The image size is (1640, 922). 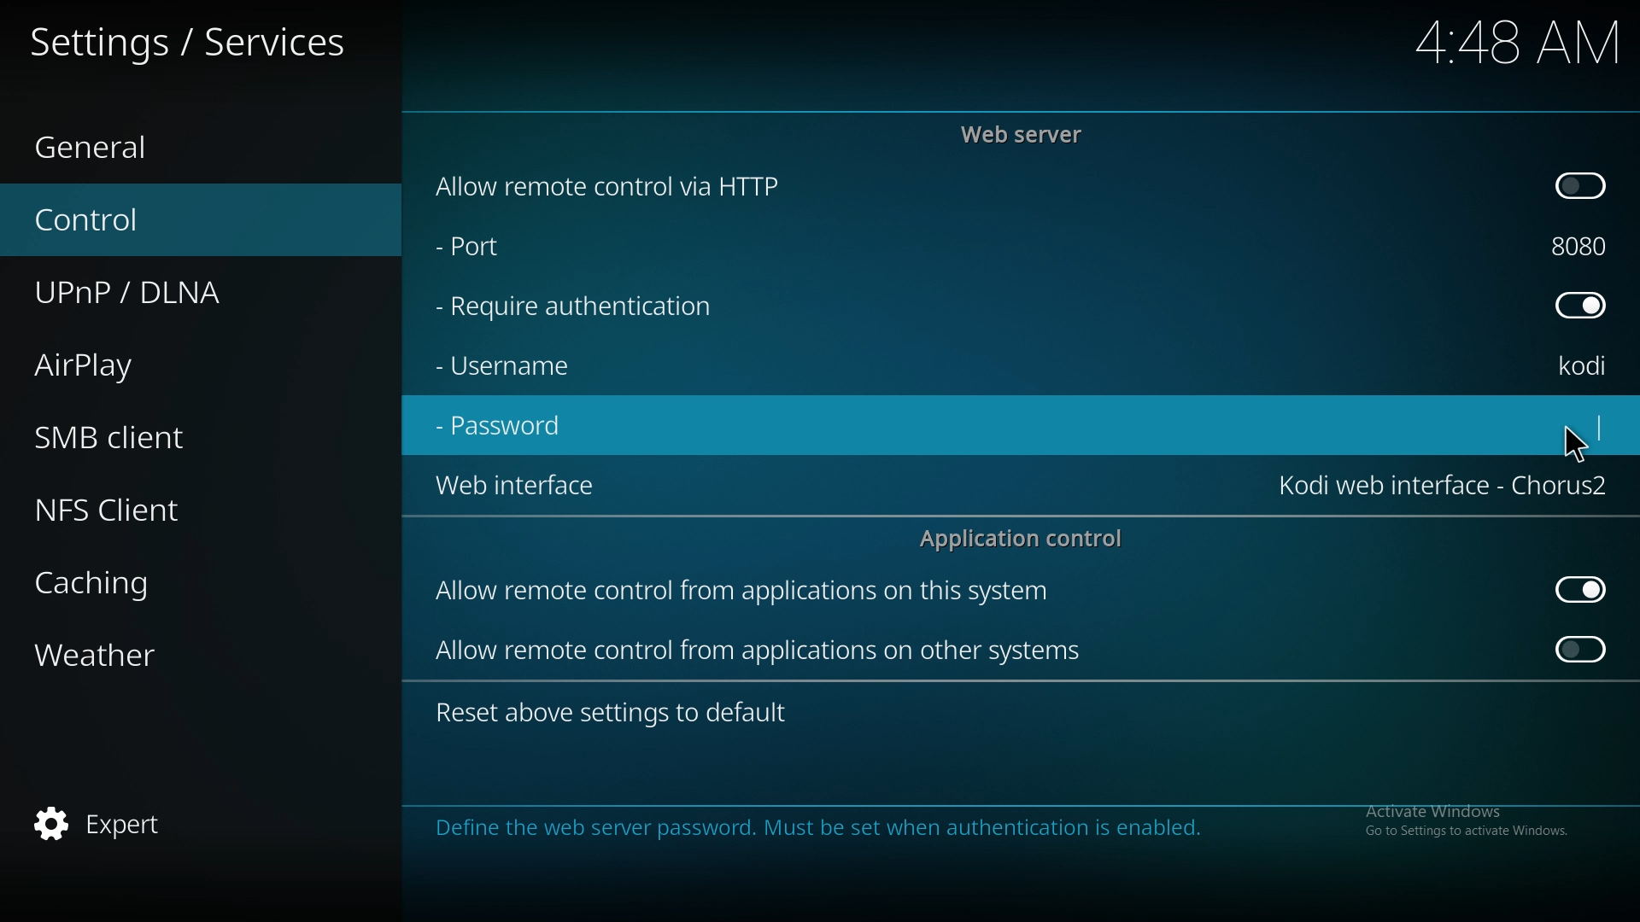 What do you see at coordinates (205, 39) in the screenshot?
I see `services` at bounding box center [205, 39].